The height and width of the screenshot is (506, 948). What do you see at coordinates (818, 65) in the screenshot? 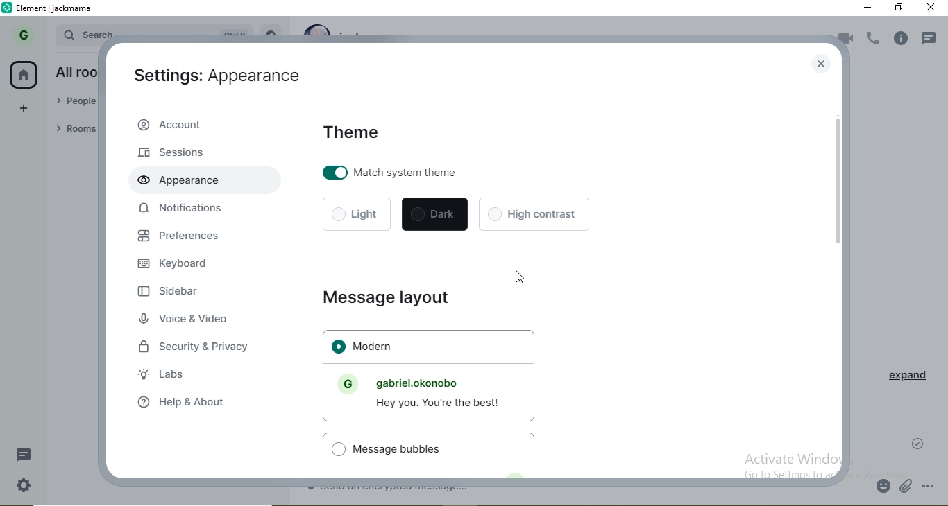
I see `close` at bounding box center [818, 65].